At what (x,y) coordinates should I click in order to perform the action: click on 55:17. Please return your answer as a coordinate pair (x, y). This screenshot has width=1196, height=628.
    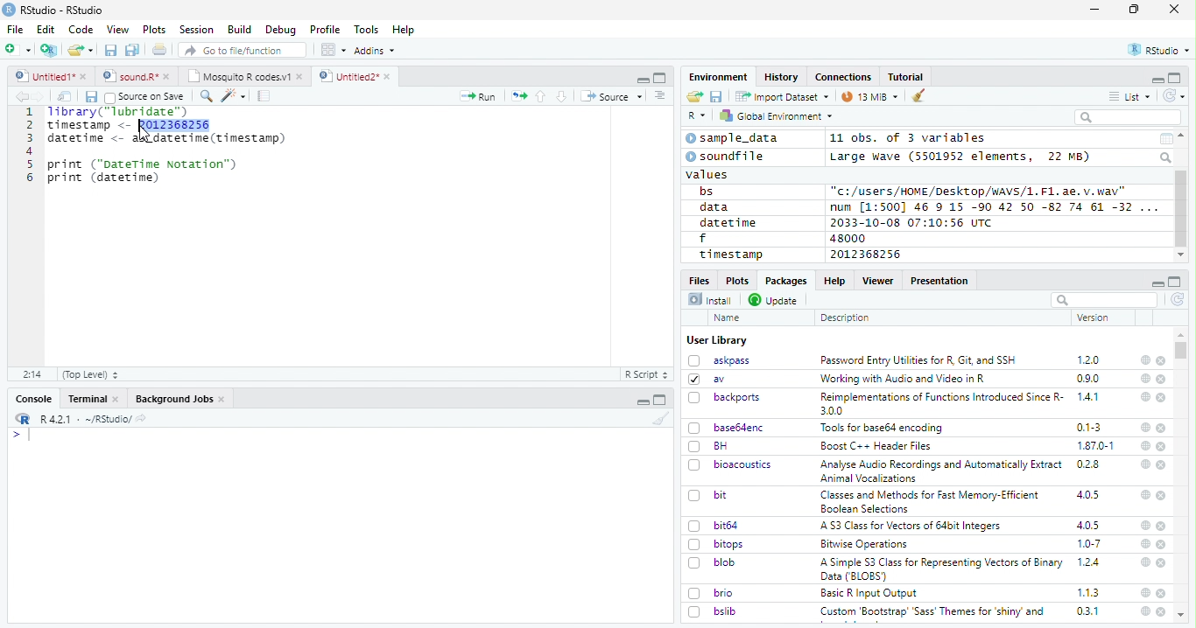
    Looking at the image, I should click on (33, 374).